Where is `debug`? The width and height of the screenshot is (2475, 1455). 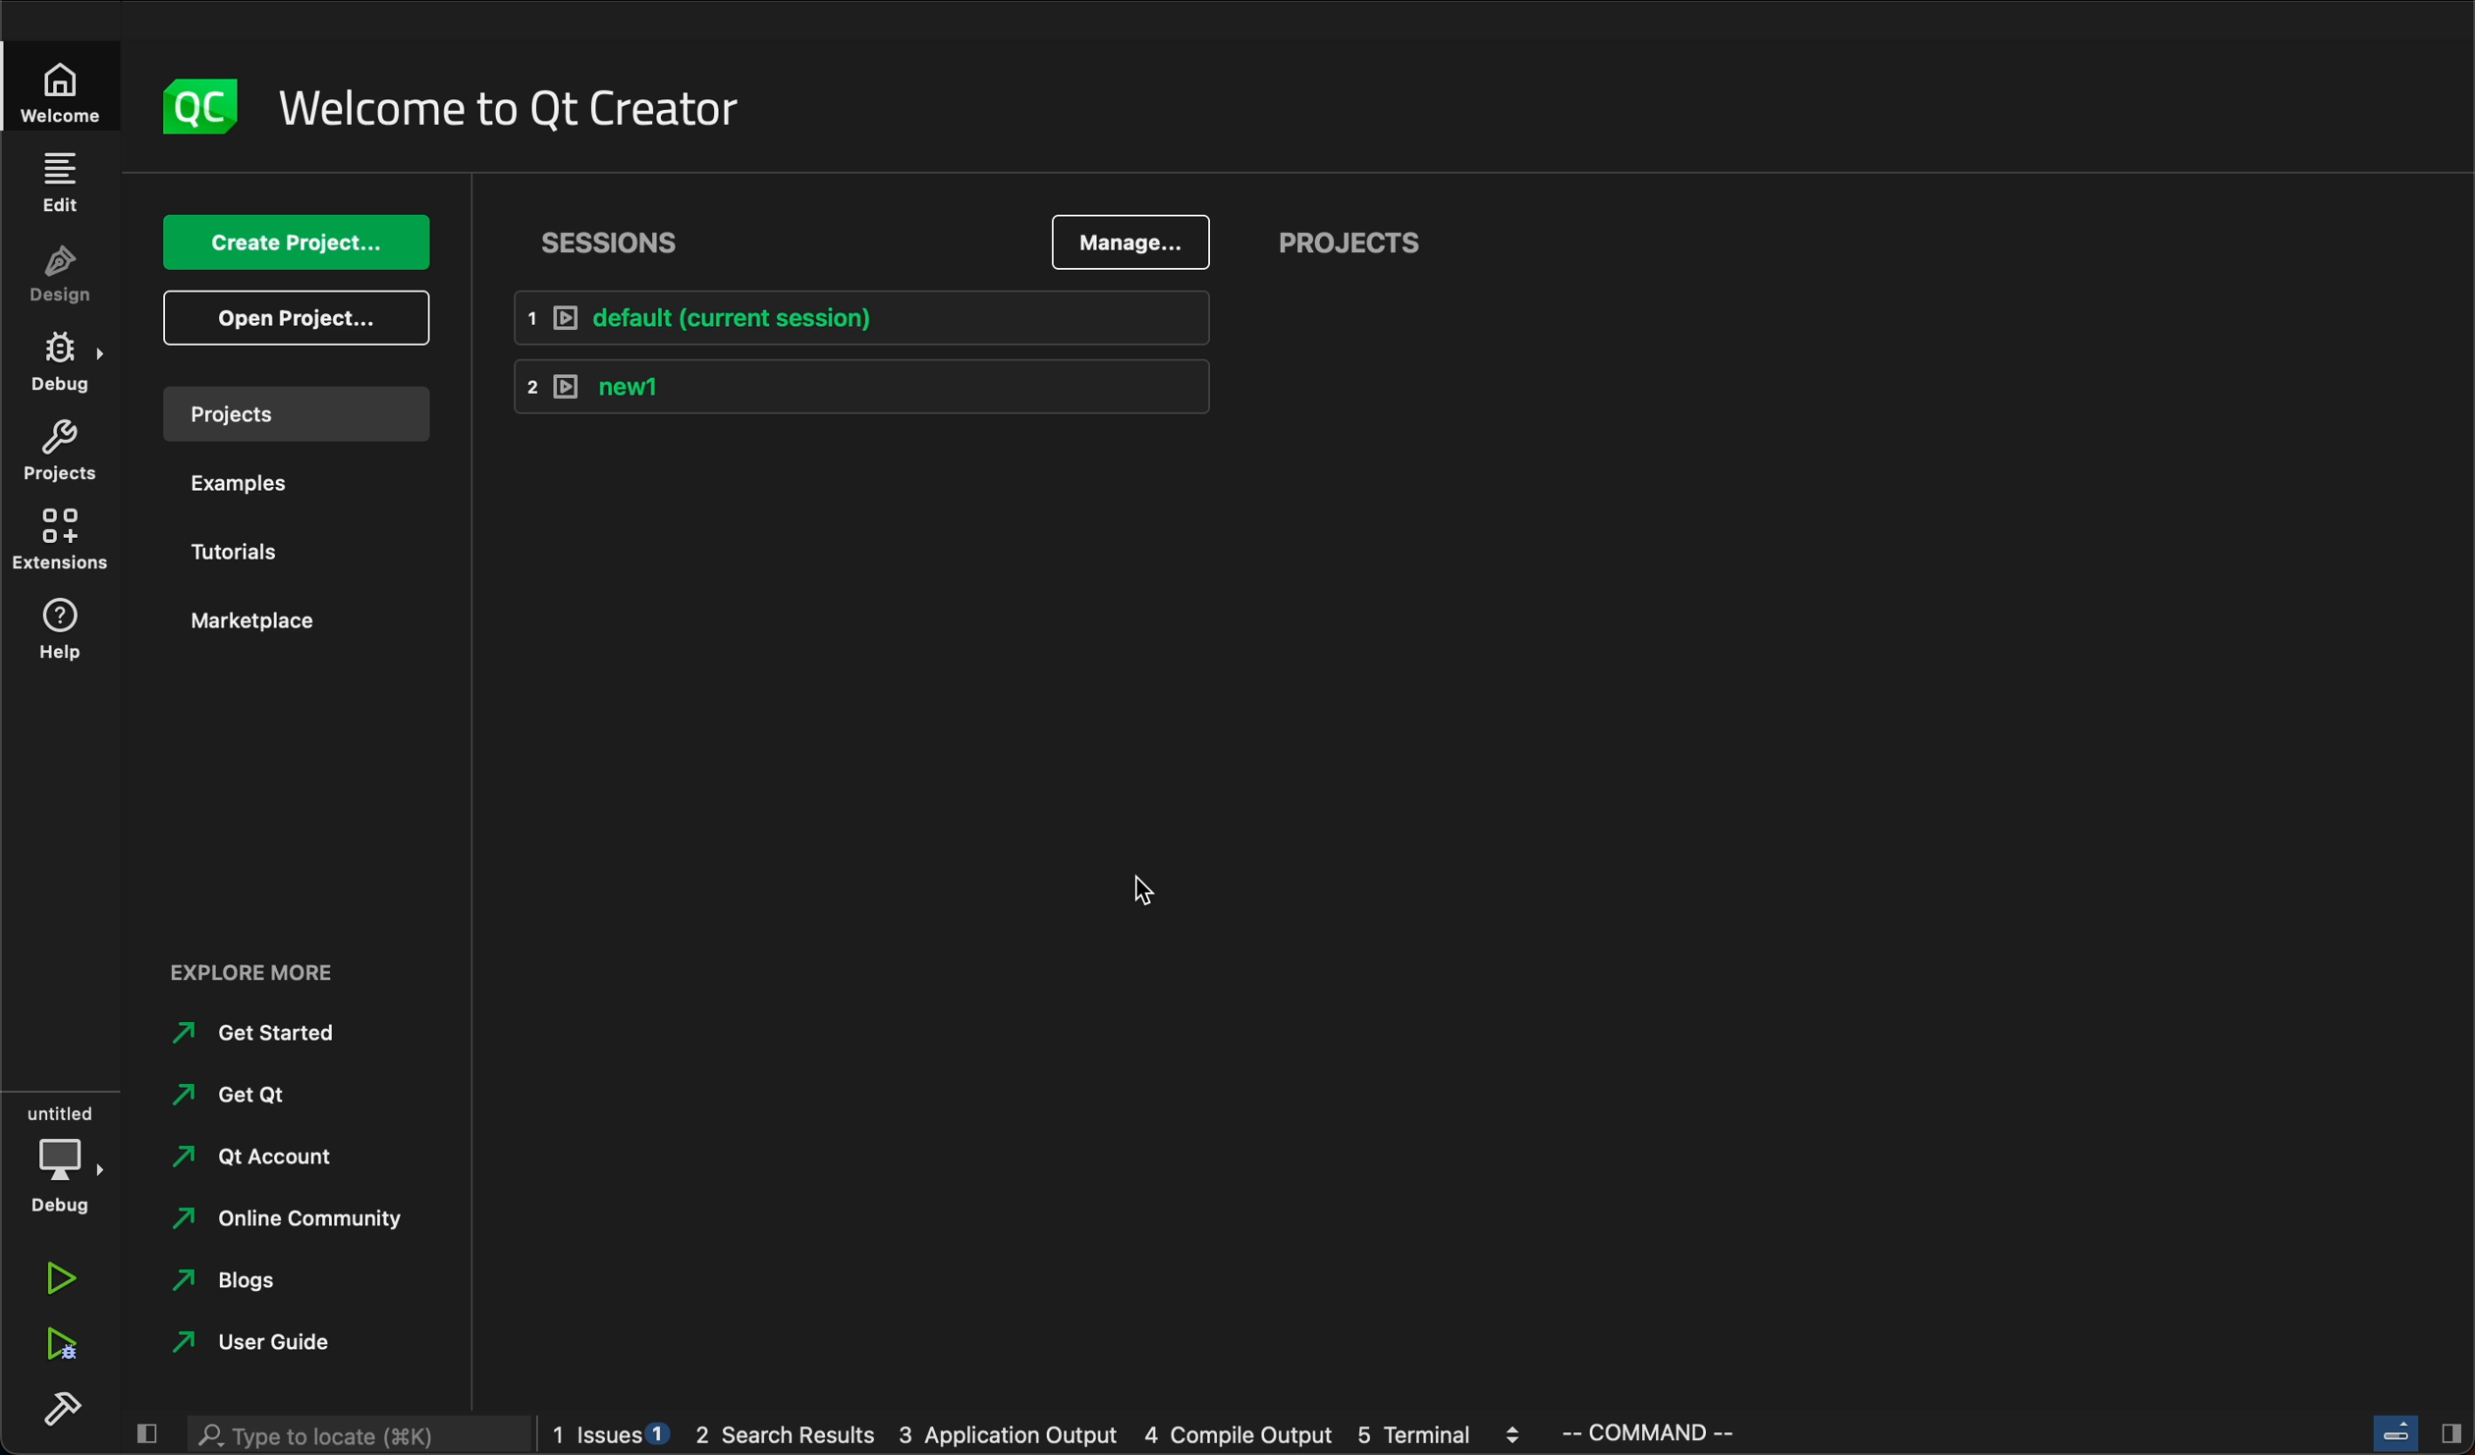
debug is located at coordinates (63, 363).